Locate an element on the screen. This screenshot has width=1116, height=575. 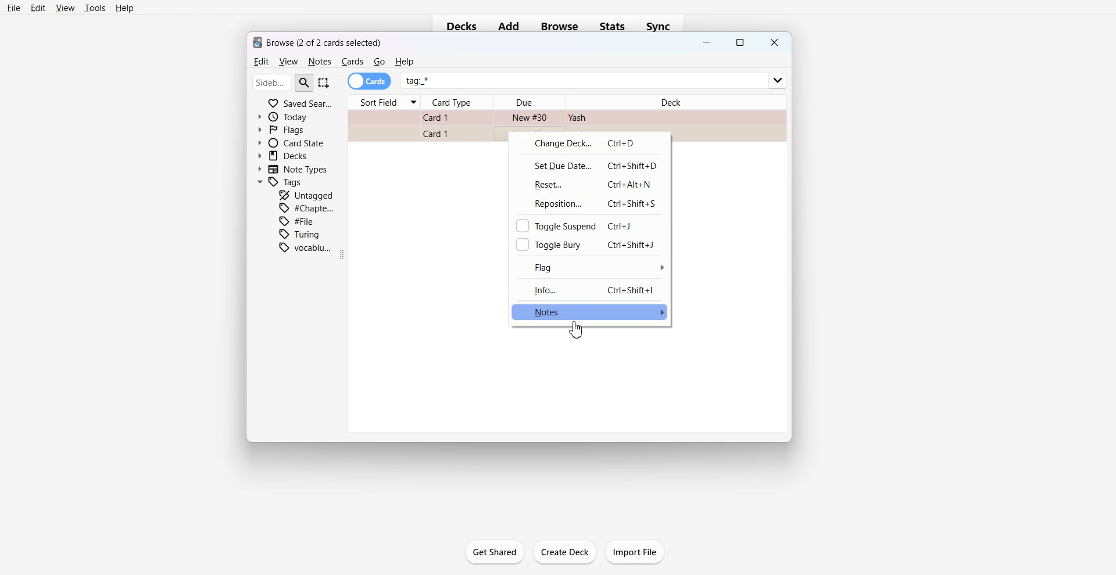
Today is located at coordinates (285, 117).